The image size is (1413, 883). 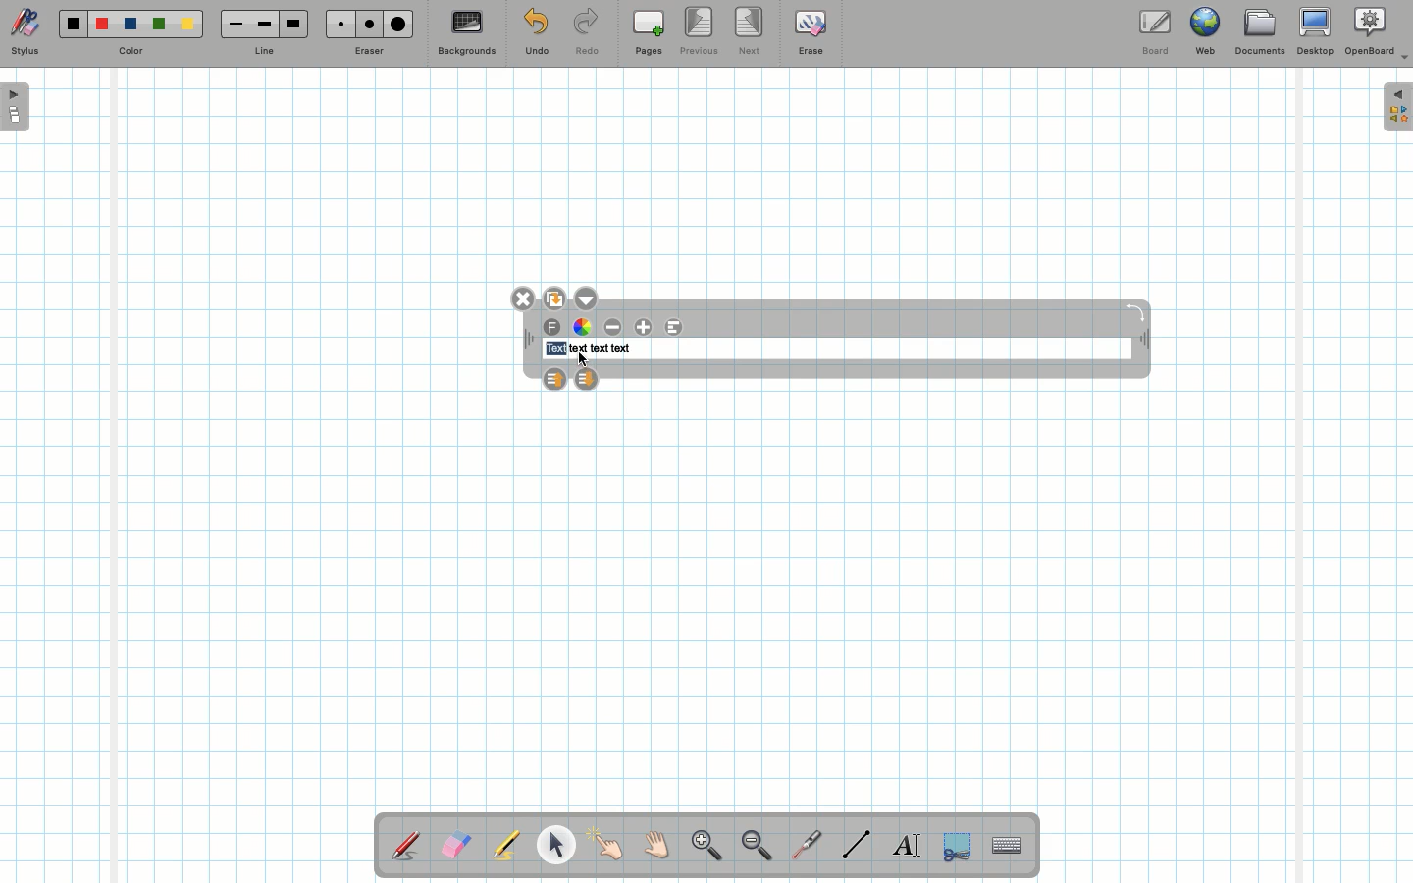 I want to click on Options, so click(x=586, y=297).